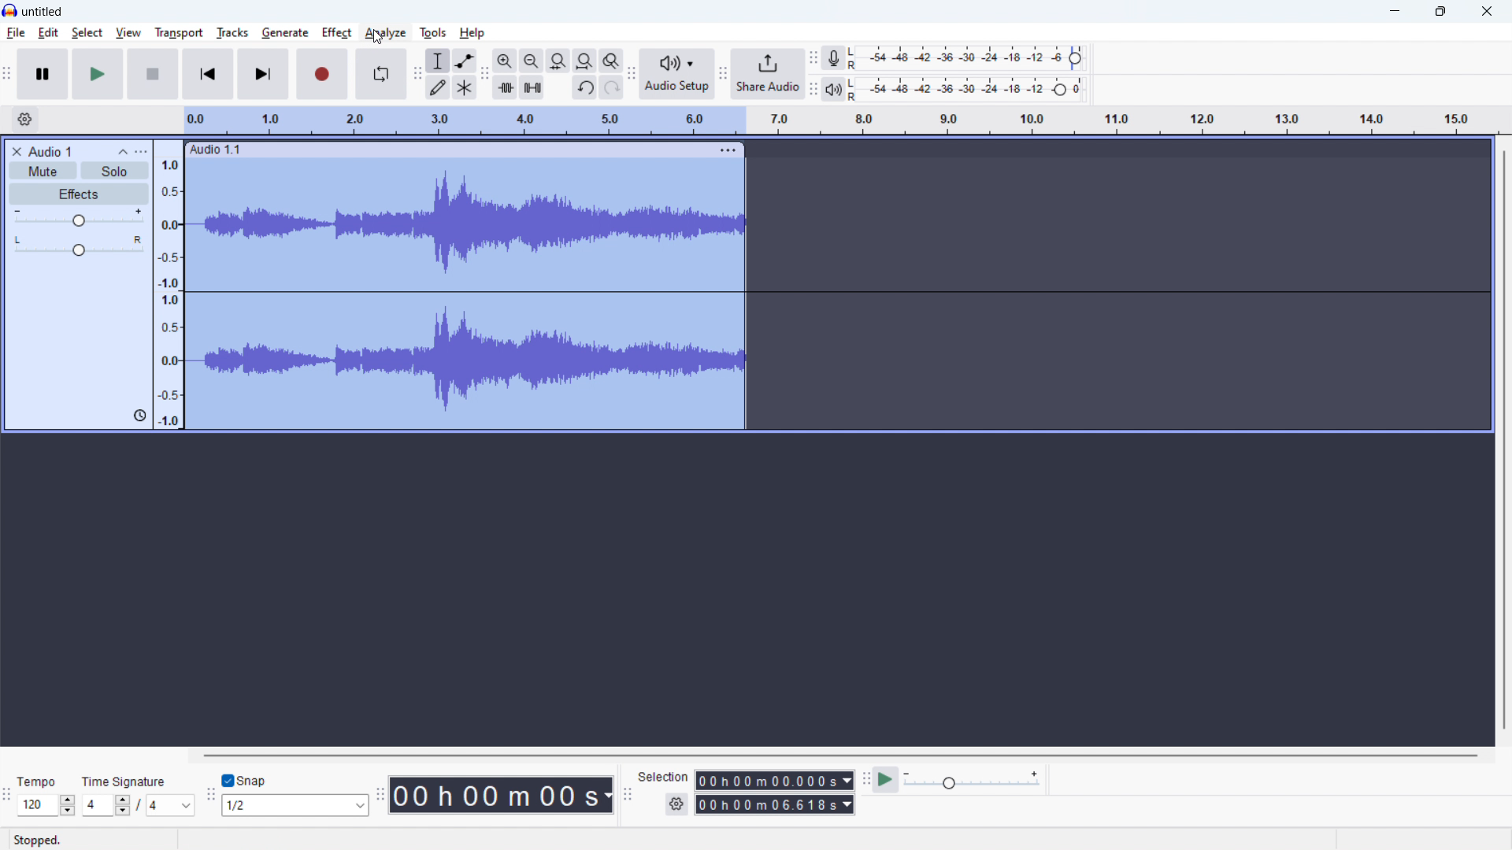 The image size is (1512, 850). I want to click on silence audio selection, so click(532, 87).